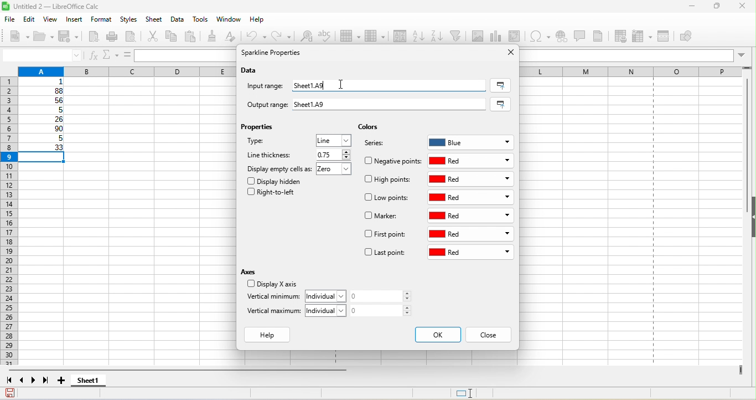 This screenshot has height=400, width=756. Describe the element at coordinates (391, 105) in the screenshot. I see `sheet a9` at that location.